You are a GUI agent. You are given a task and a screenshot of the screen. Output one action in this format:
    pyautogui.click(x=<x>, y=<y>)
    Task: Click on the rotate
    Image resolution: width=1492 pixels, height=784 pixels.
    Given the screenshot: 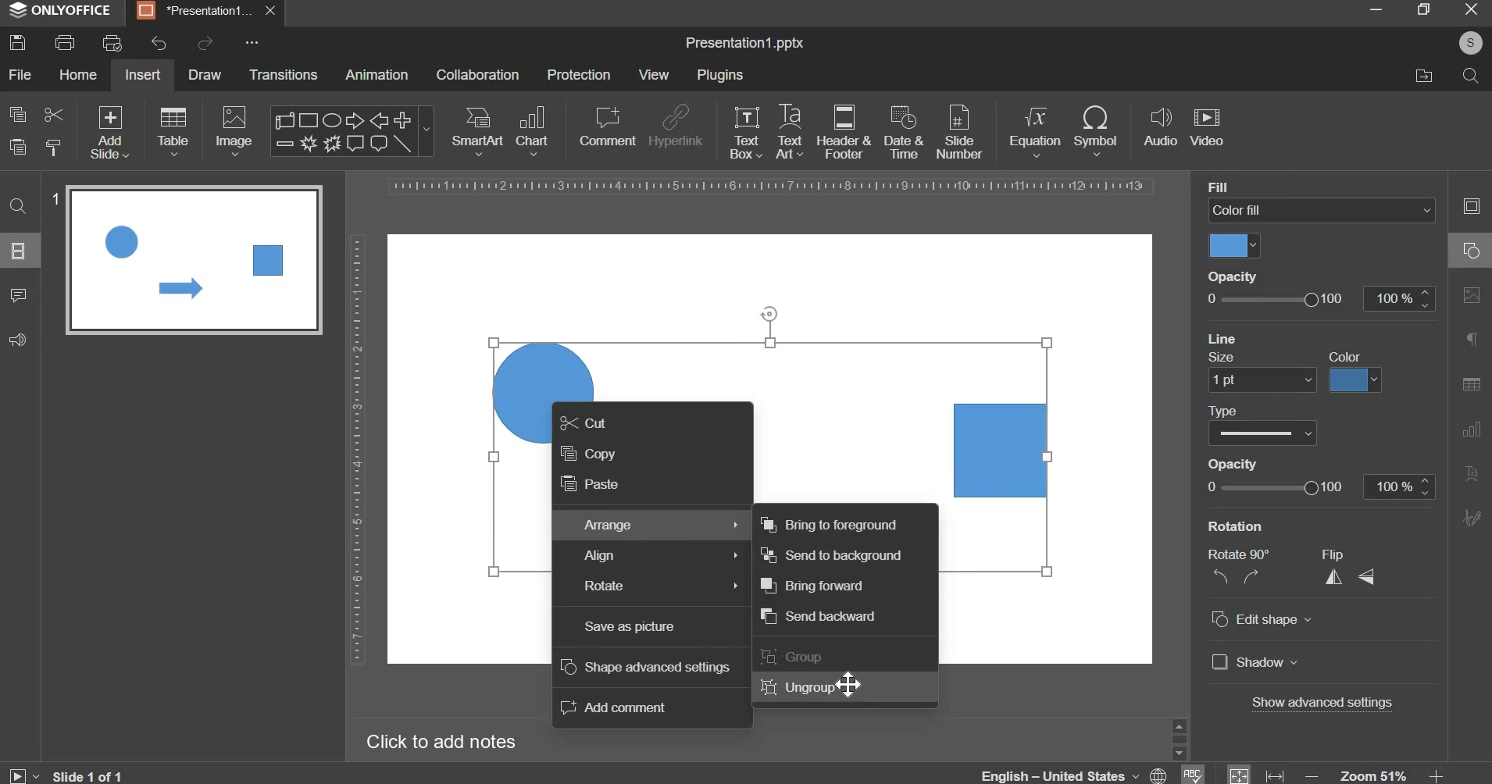 What is the action you would take?
    pyautogui.click(x=660, y=586)
    